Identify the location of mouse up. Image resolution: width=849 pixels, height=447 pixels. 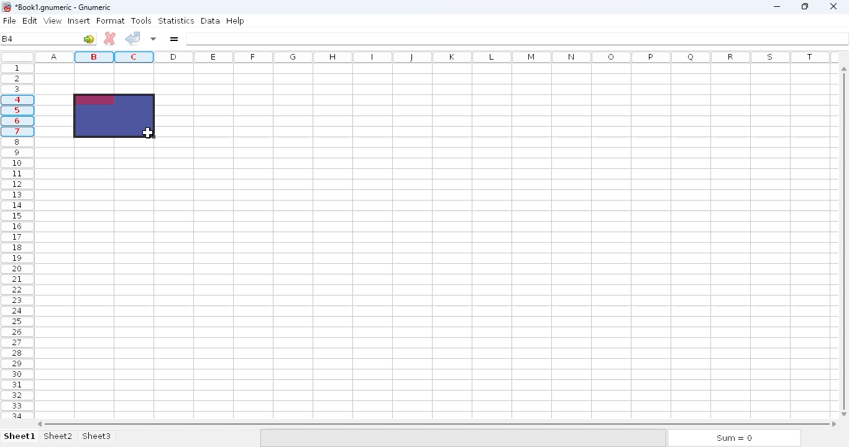
(147, 132).